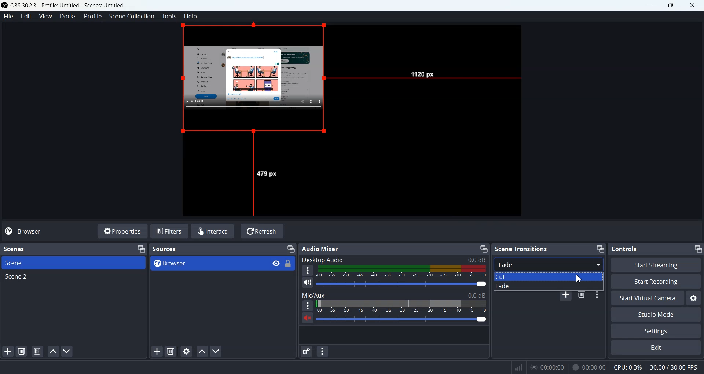 This screenshot has height=374, width=704. I want to click on Cut, so click(549, 278).